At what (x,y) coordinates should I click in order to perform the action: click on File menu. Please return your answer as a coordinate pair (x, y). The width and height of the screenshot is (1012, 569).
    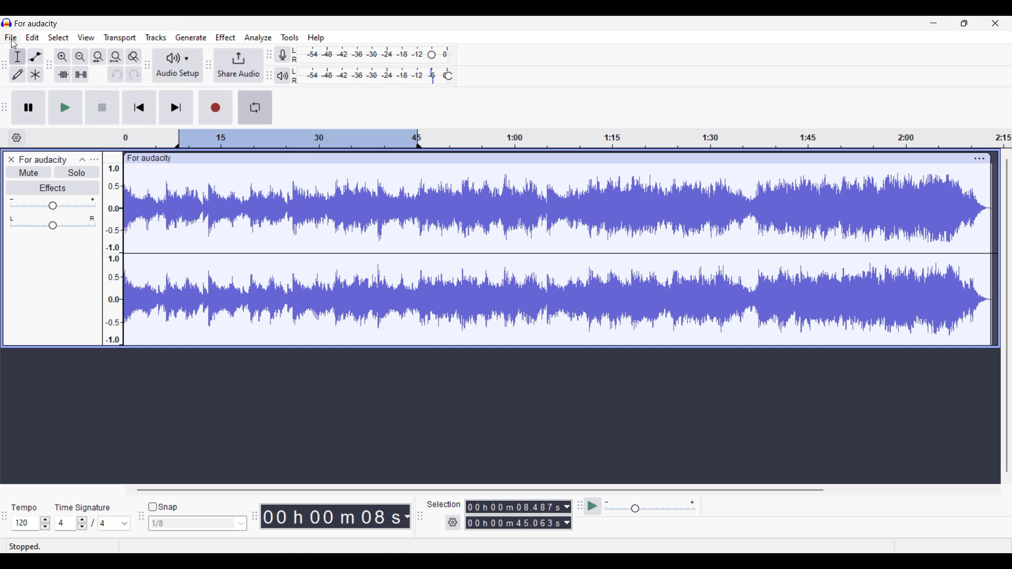
    Looking at the image, I should click on (11, 37).